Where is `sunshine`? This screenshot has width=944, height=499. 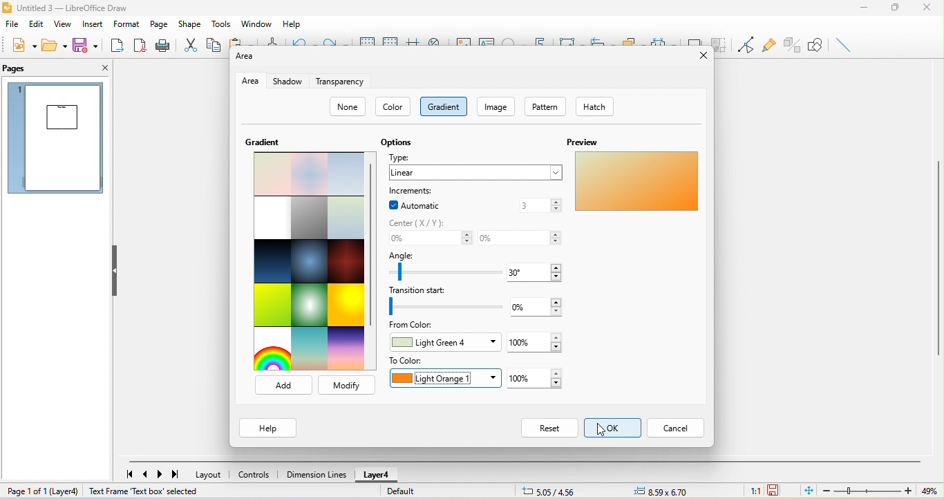
sunshine is located at coordinates (348, 306).